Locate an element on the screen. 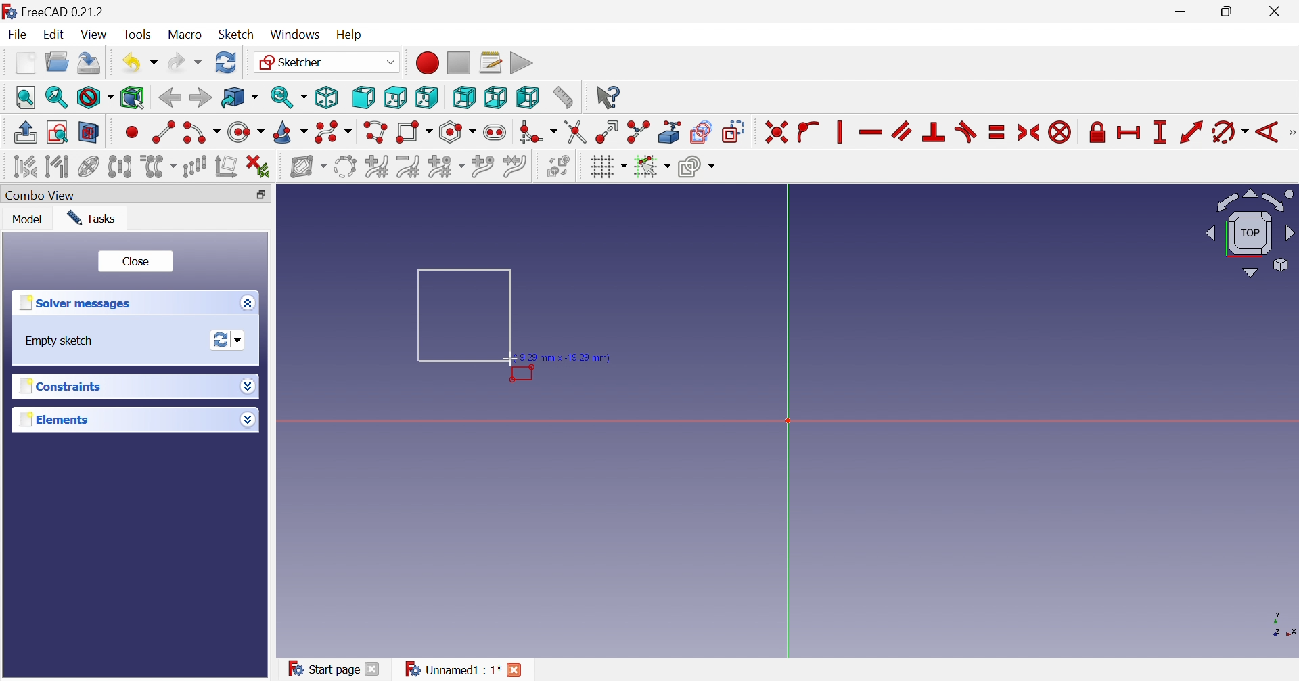  Right is located at coordinates (425, 97).